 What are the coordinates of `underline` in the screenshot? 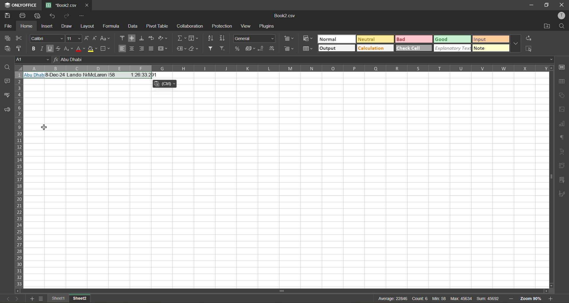 It's located at (50, 49).